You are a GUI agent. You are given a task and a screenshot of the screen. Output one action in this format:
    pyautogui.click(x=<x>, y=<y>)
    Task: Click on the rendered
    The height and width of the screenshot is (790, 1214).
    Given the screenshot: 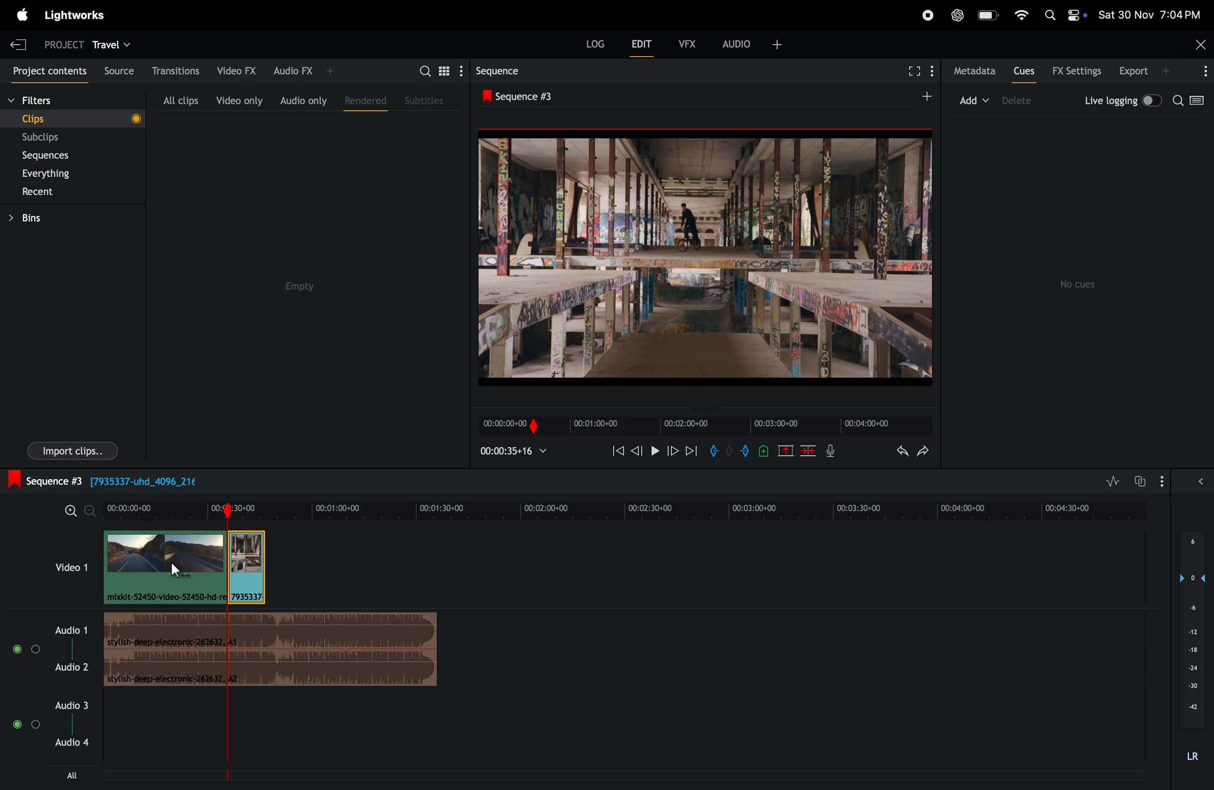 What is the action you would take?
    pyautogui.click(x=362, y=100)
    